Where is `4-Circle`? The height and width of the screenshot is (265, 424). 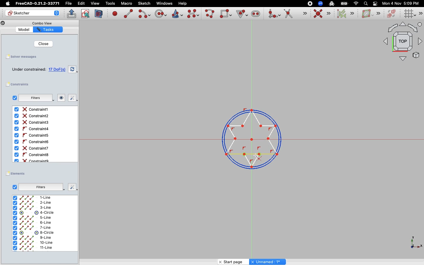
4-Circle is located at coordinates (34, 213).